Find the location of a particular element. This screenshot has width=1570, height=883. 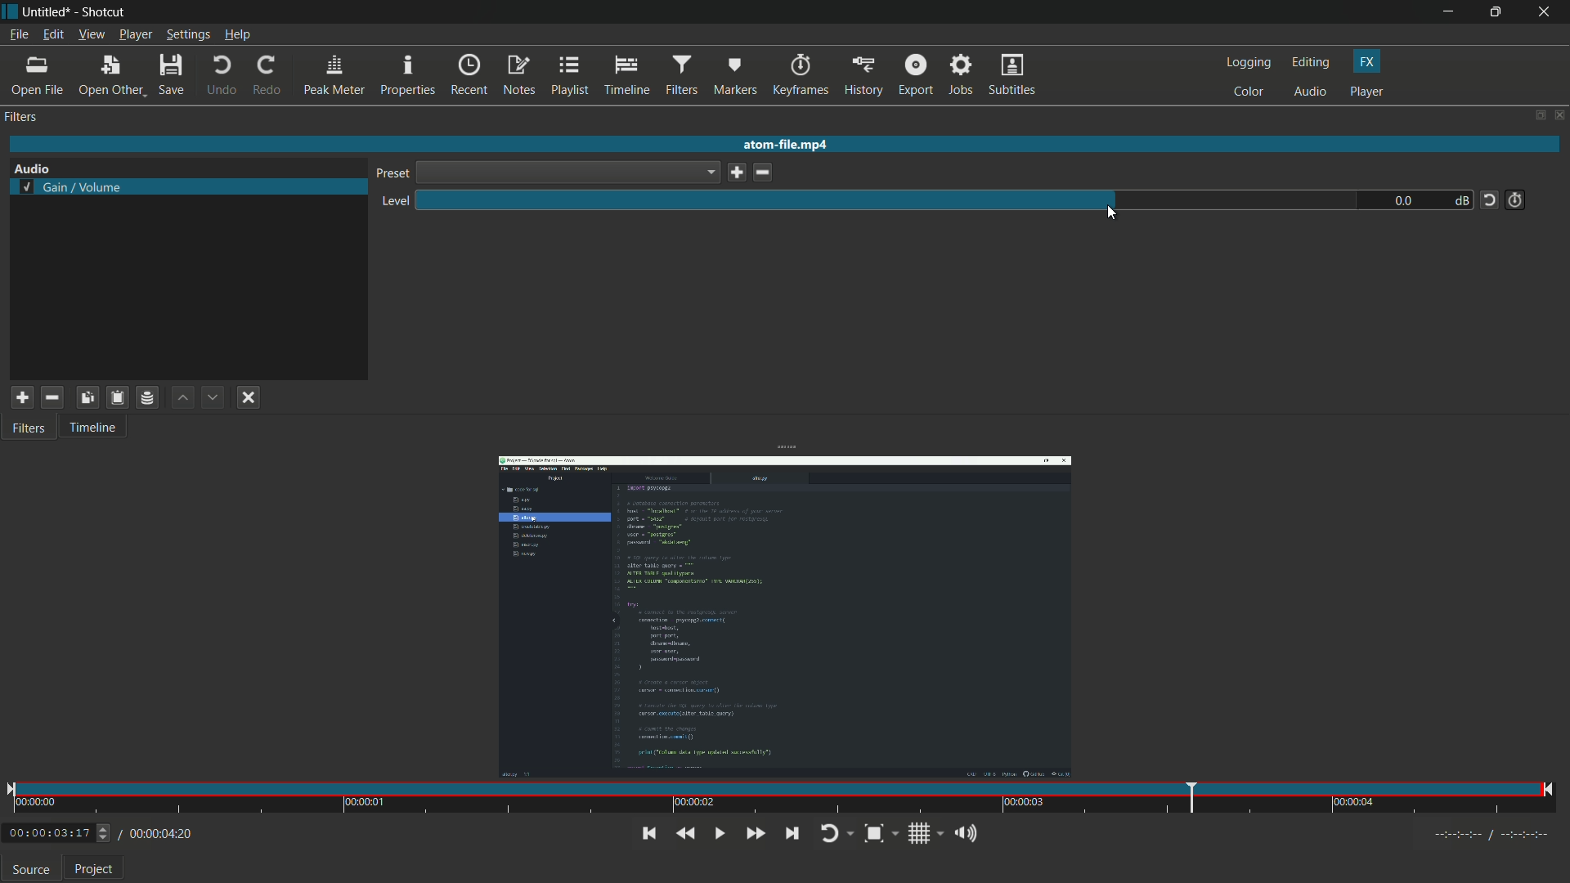

open other is located at coordinates (110, 76).